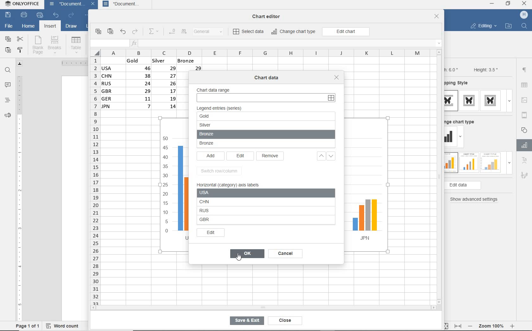 The height and width of the screenshot is (331, 532). Describe the element at coordinates (451, 101) in the screenshot. I see `type 1` at that location.